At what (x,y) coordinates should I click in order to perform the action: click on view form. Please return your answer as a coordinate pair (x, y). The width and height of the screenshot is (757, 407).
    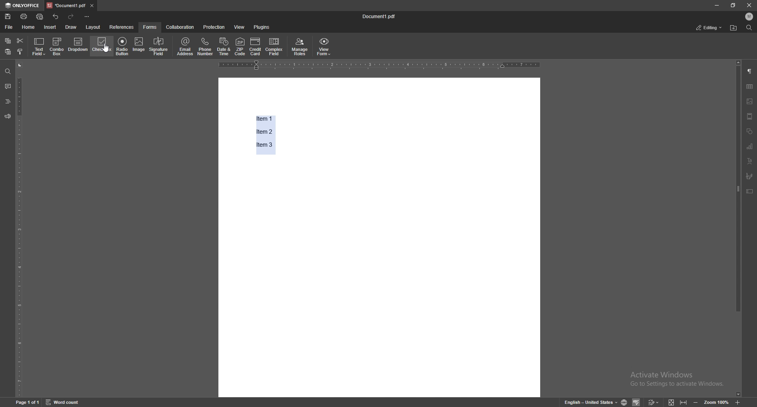
    Looking at the image, I should click on (324, 47).